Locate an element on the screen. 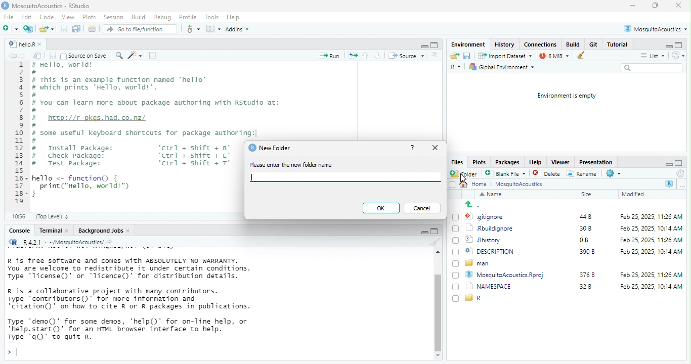 The image size is (691, 364). home is located at coordinates (482, 185).